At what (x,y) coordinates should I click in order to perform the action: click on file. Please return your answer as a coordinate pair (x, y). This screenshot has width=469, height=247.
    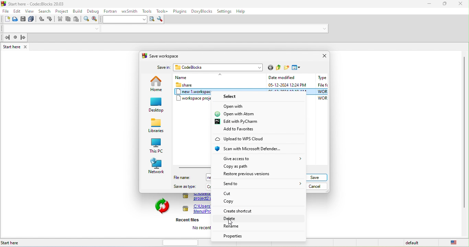
    Looking at the image, I should click on (6, 11).